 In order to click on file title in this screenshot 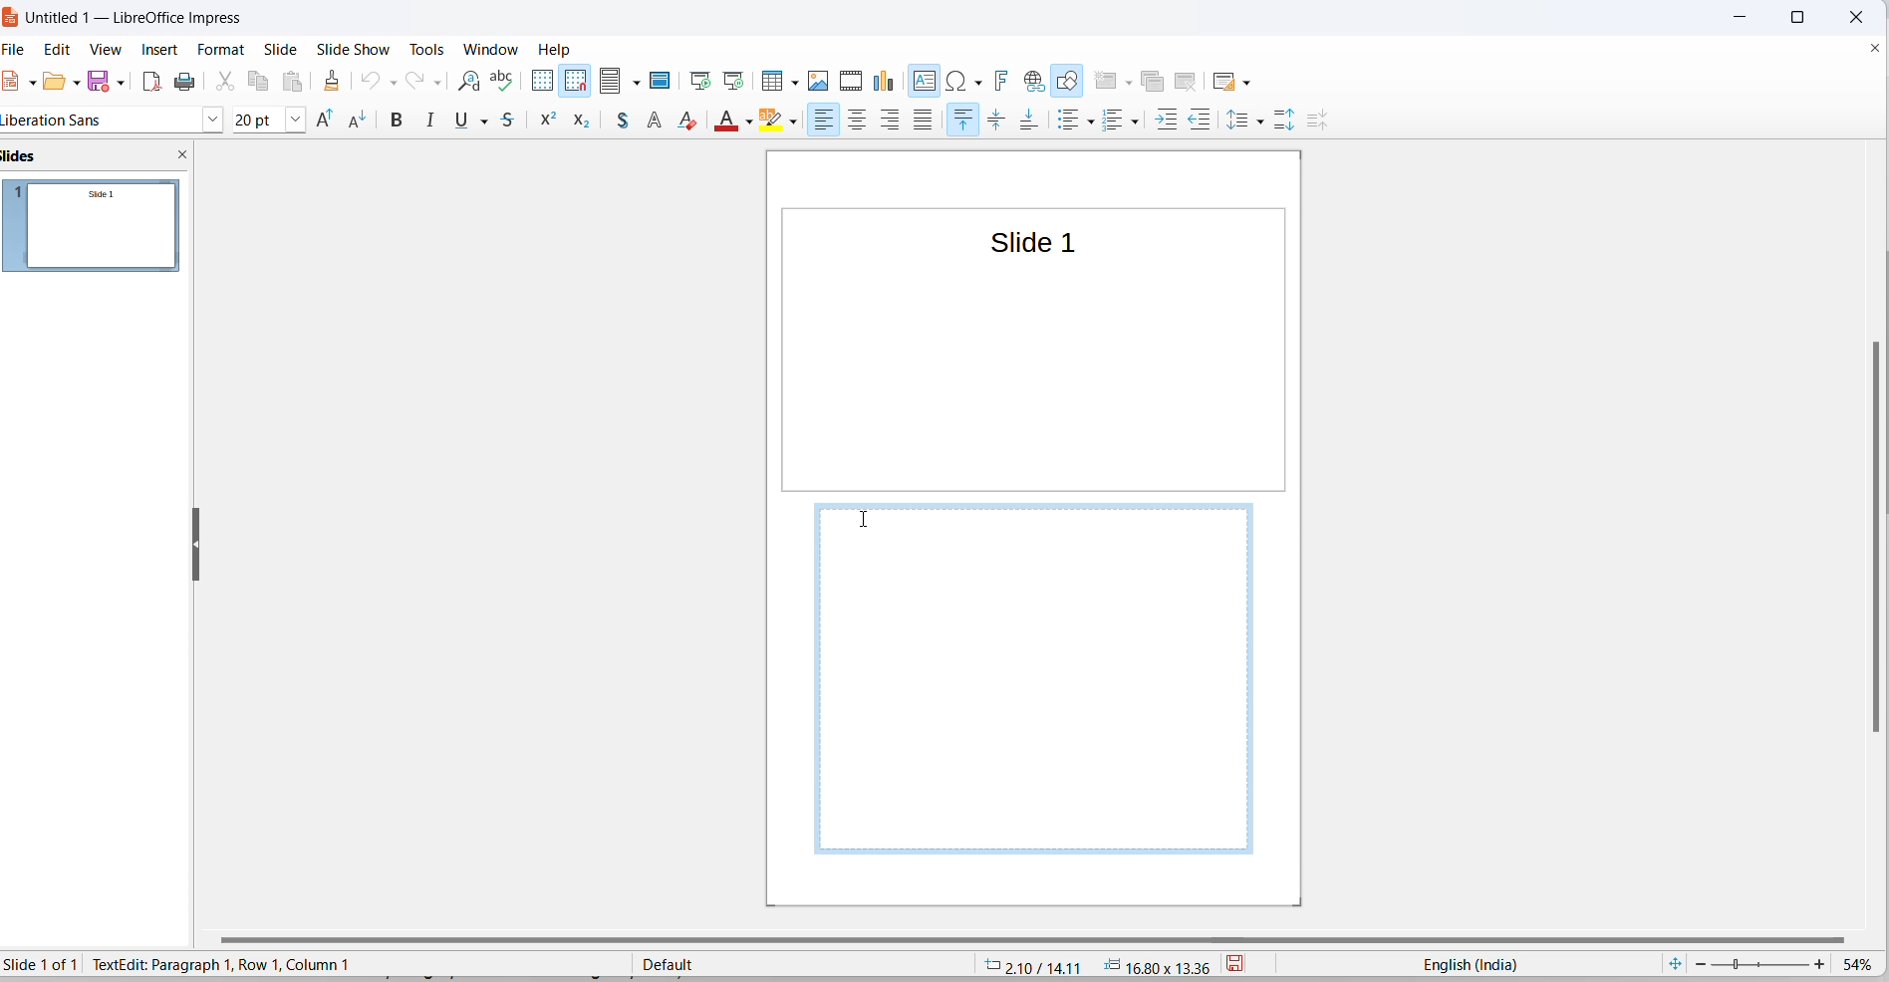, I will do `click(130, 19)`.